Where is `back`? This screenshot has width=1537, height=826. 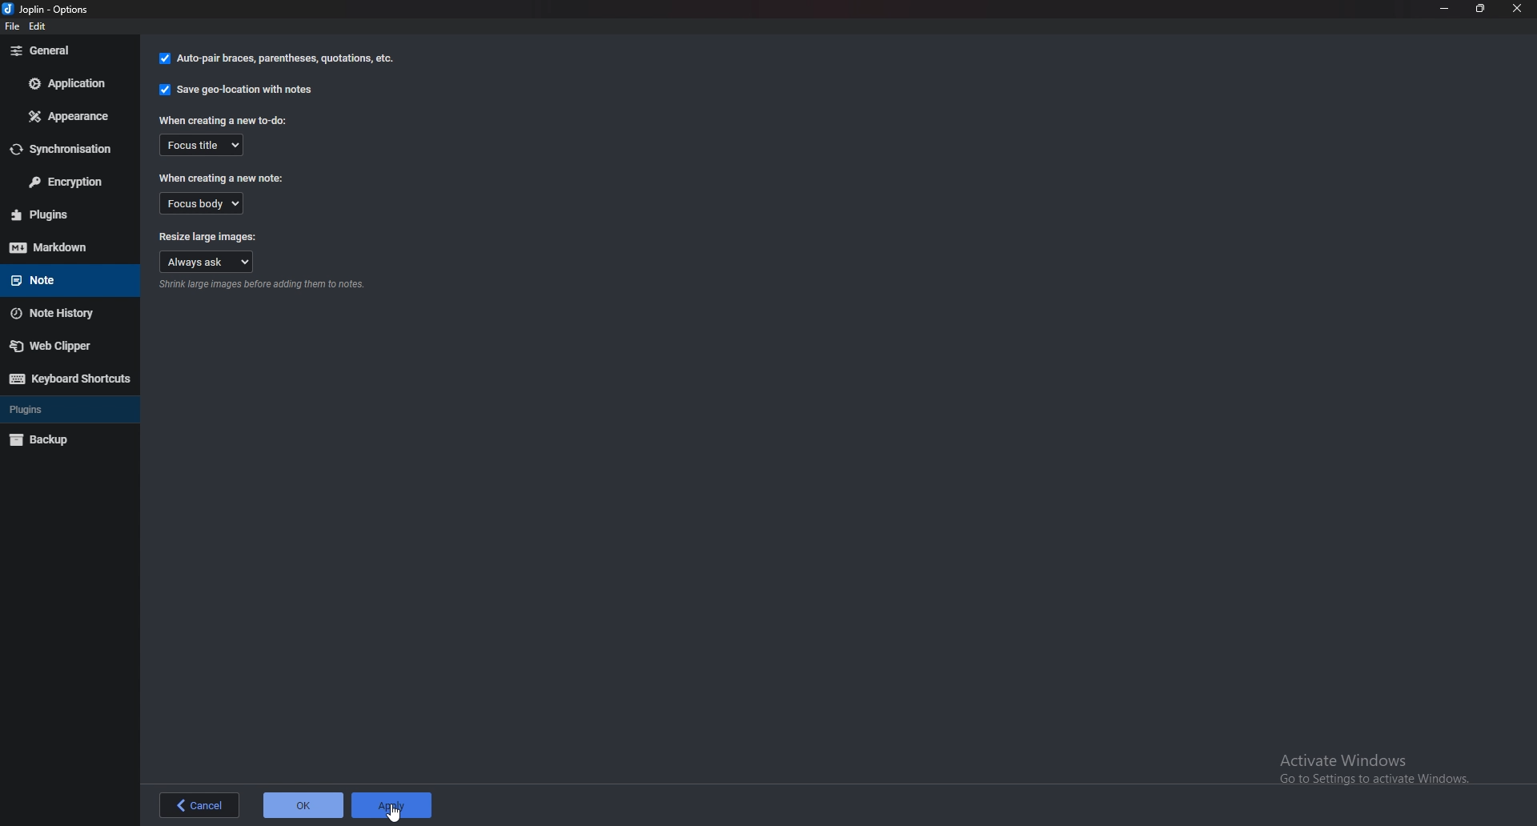 back is located at coordinates (198, 805).